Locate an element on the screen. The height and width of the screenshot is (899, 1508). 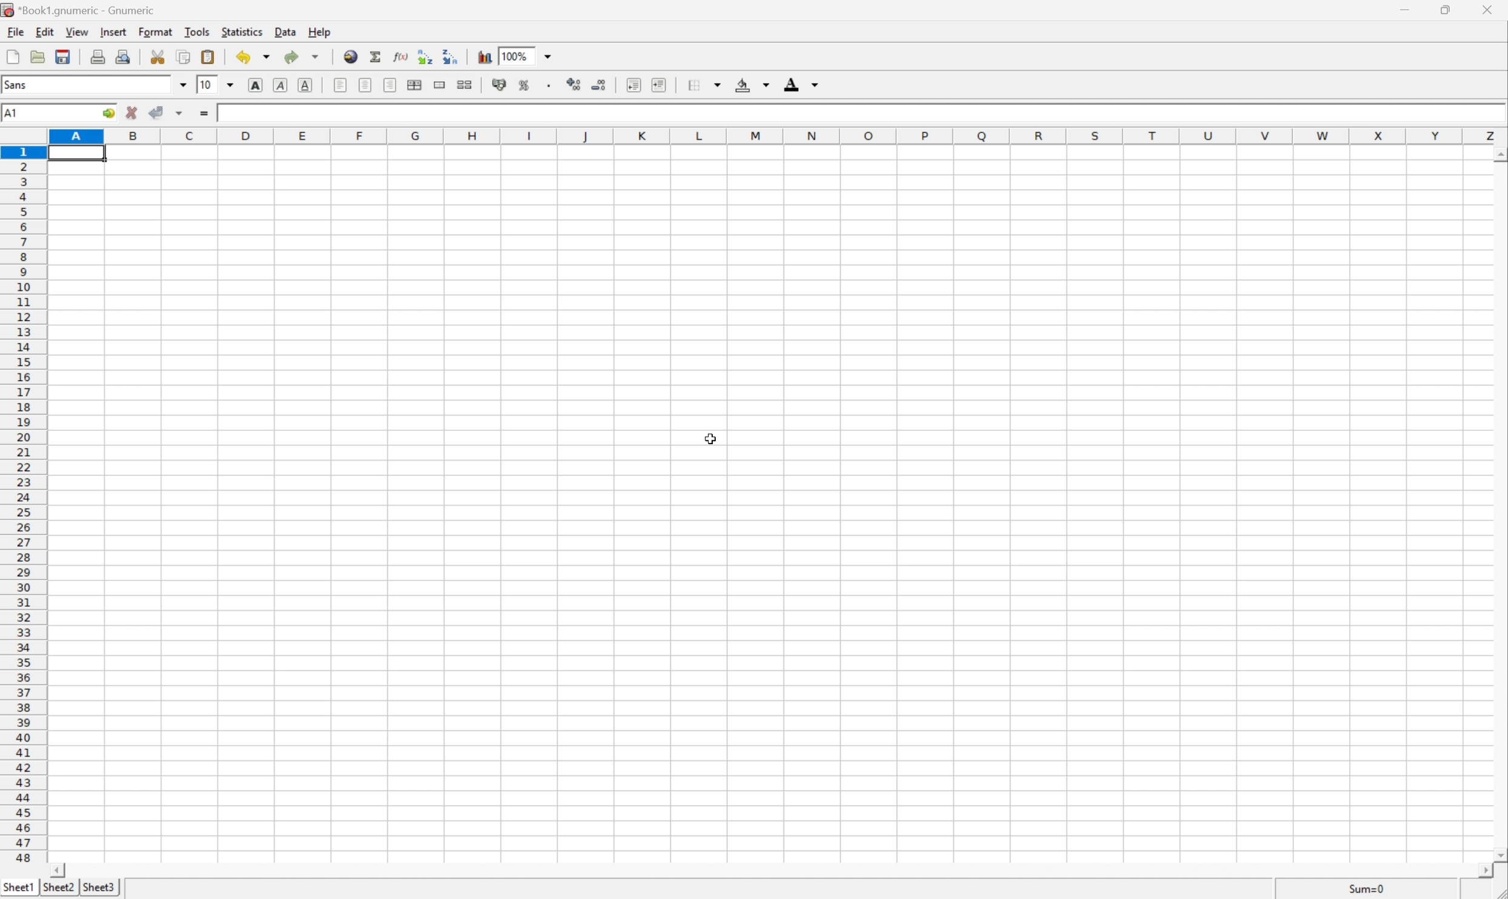
Decrease number of decimals displayed is located at coordinates (599, 85).